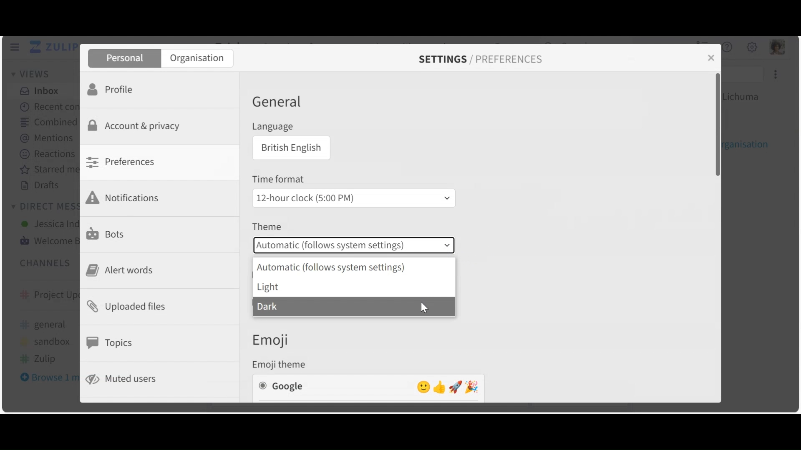 This screenshot has width=801, height=450. Describe the element at coordinates (123, 162) in the screenshot. I see `Preferences` at that location.